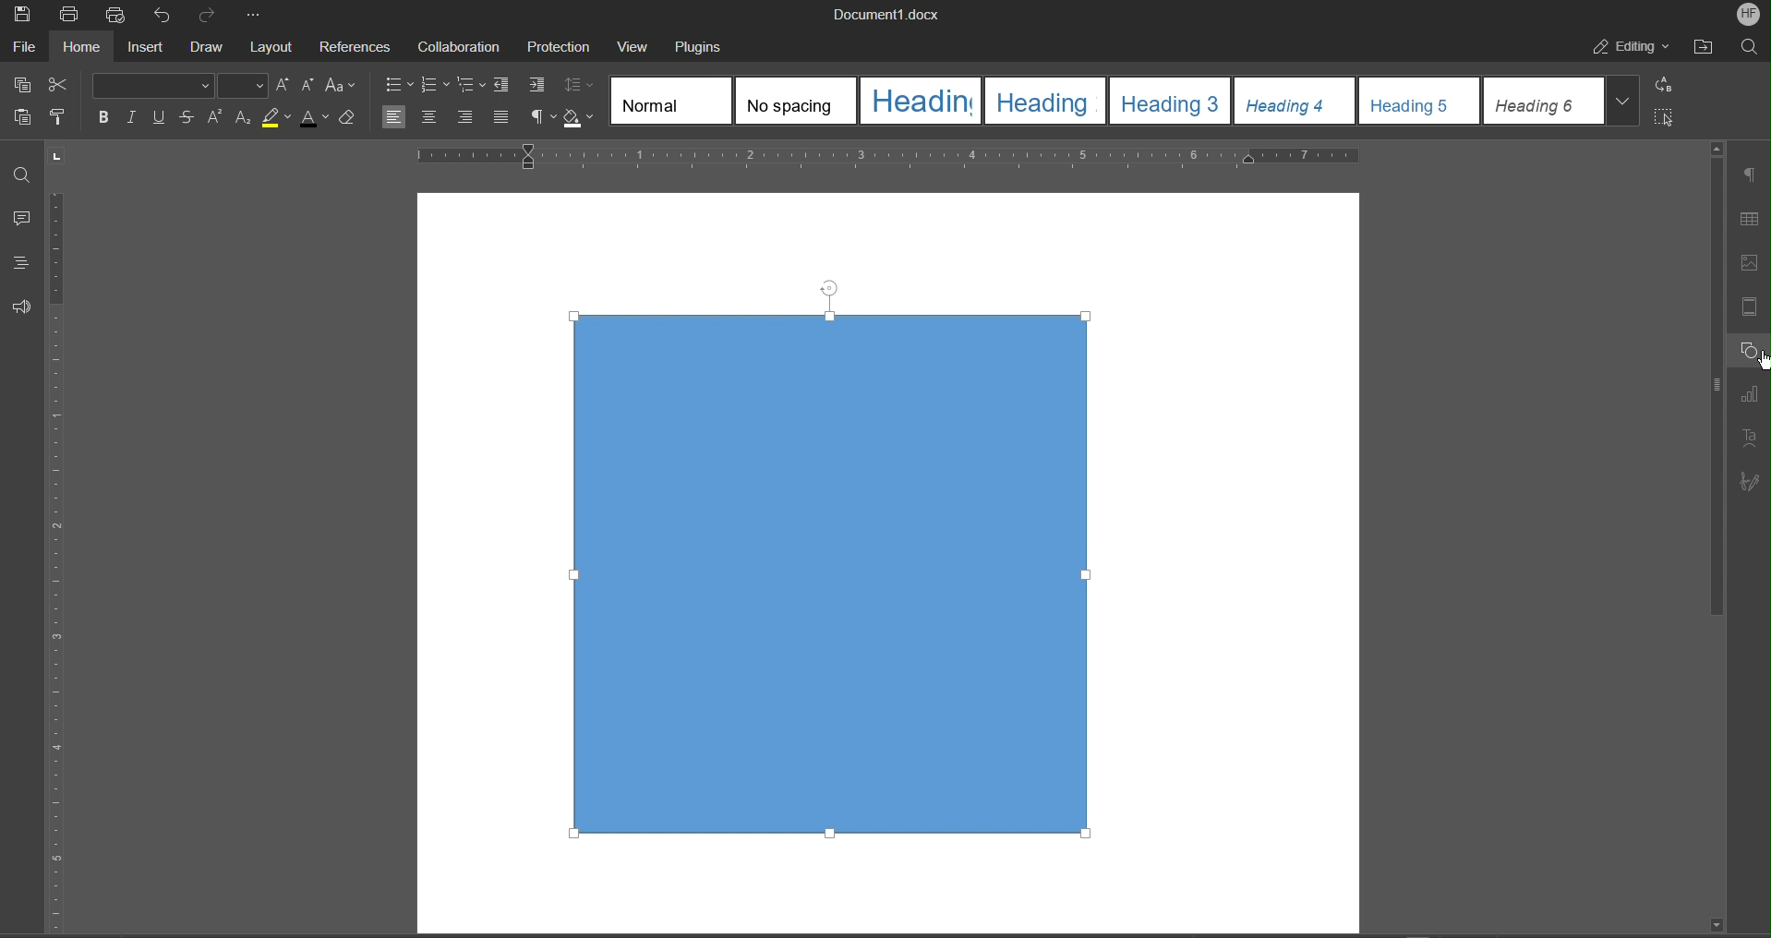 Image resolution: width=1771 pixels, height=938 pixels. Describe the element at coordinates (276, 119) in the screenshot. I see `Highlight` at that location.